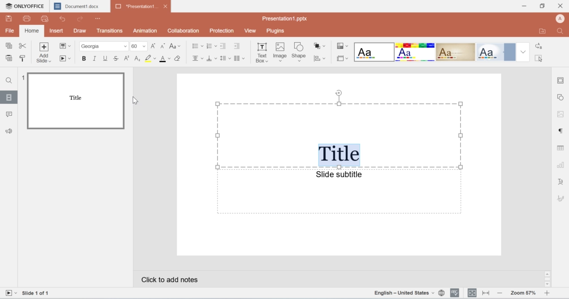  Describe the element at coordinates (66, 59) in the screenshot. I see `play` at that location.